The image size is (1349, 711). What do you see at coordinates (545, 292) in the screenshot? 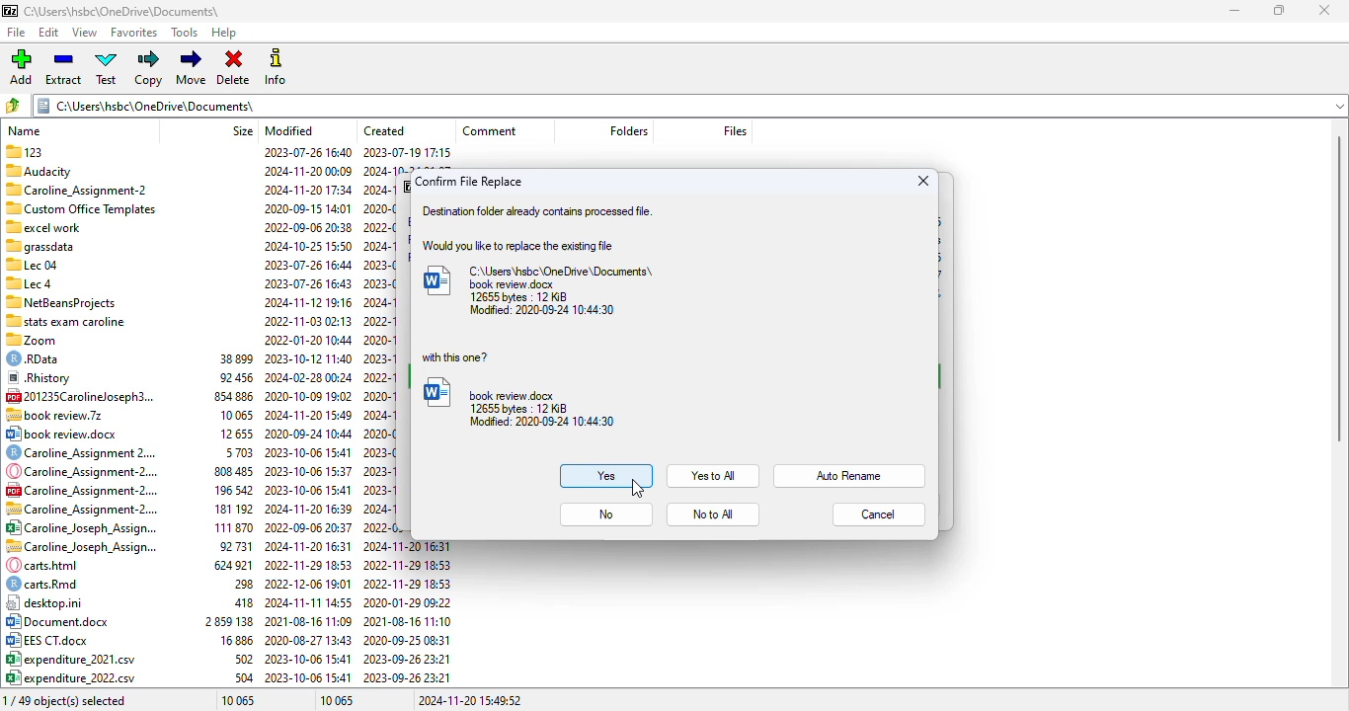
I see `C:\Users\hsbc\OneDrive\Documents\book review.docx` at bounding box center [545, 292].